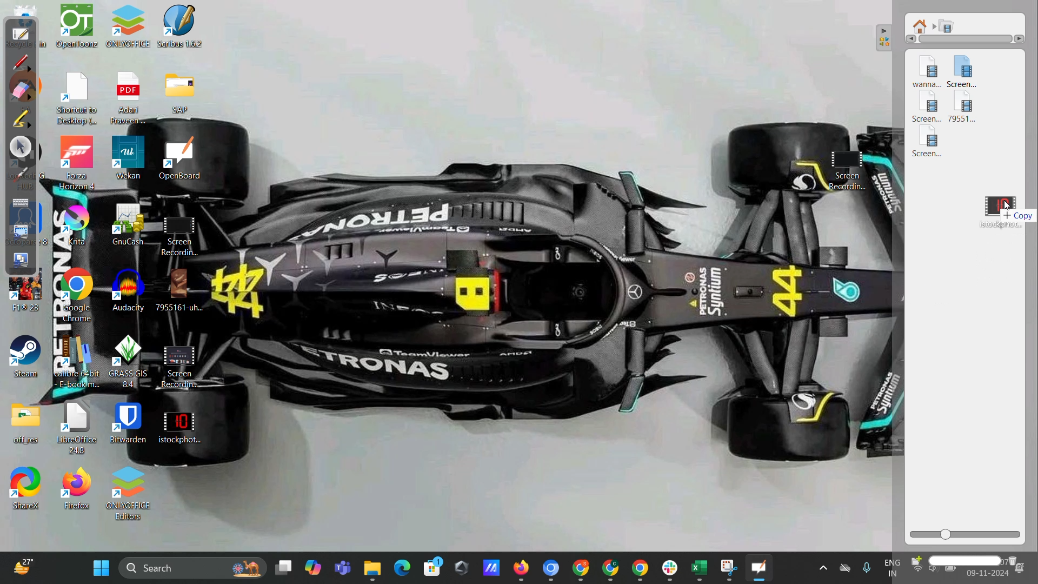 The height and width of the screenshot is (584, 1038). What do you see at coordinates (181, 290) in the screenshot?
I see `7955161-uh` at bounding box center [181, 290].